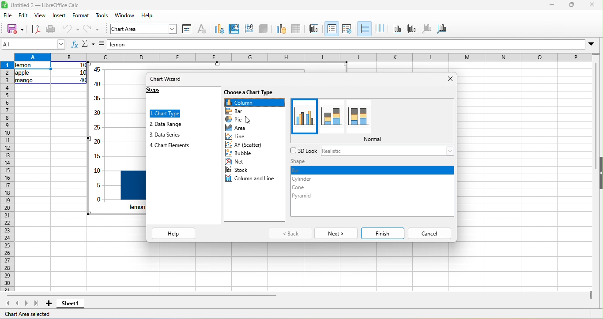 The width and height of the screenshot is (603, 319). I want to click on legend, so click(350, 29).